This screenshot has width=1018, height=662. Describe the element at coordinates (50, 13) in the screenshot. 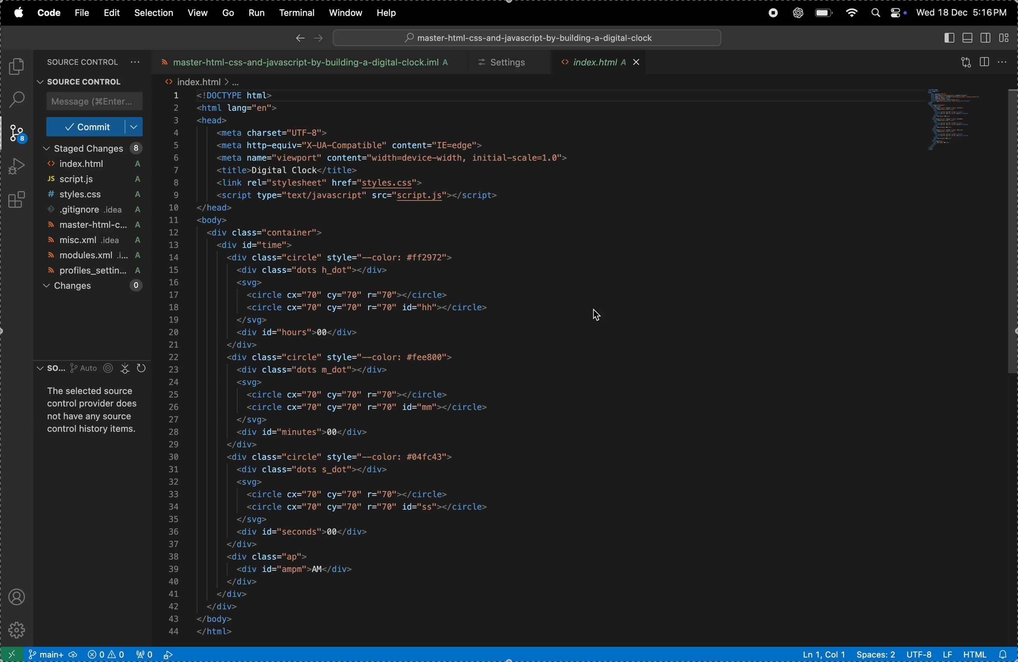

I see `code` at that location.